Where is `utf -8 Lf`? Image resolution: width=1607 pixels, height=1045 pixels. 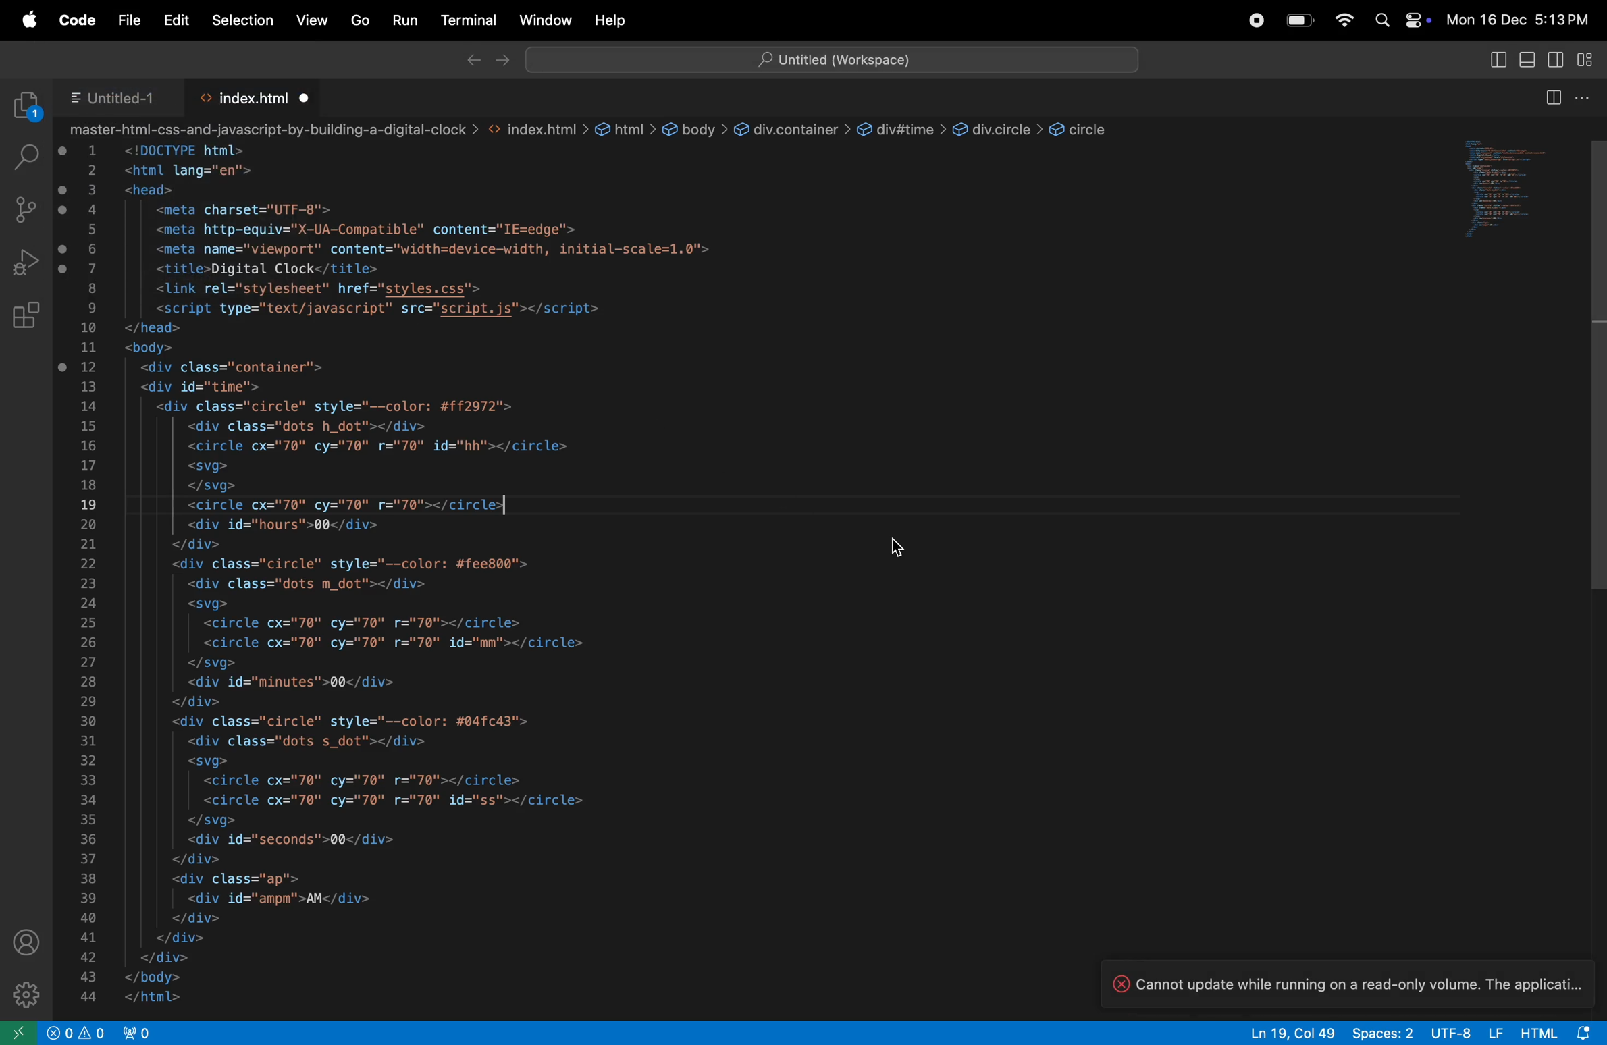 utf -8 Lf is located at coordinates (1465, 1033).